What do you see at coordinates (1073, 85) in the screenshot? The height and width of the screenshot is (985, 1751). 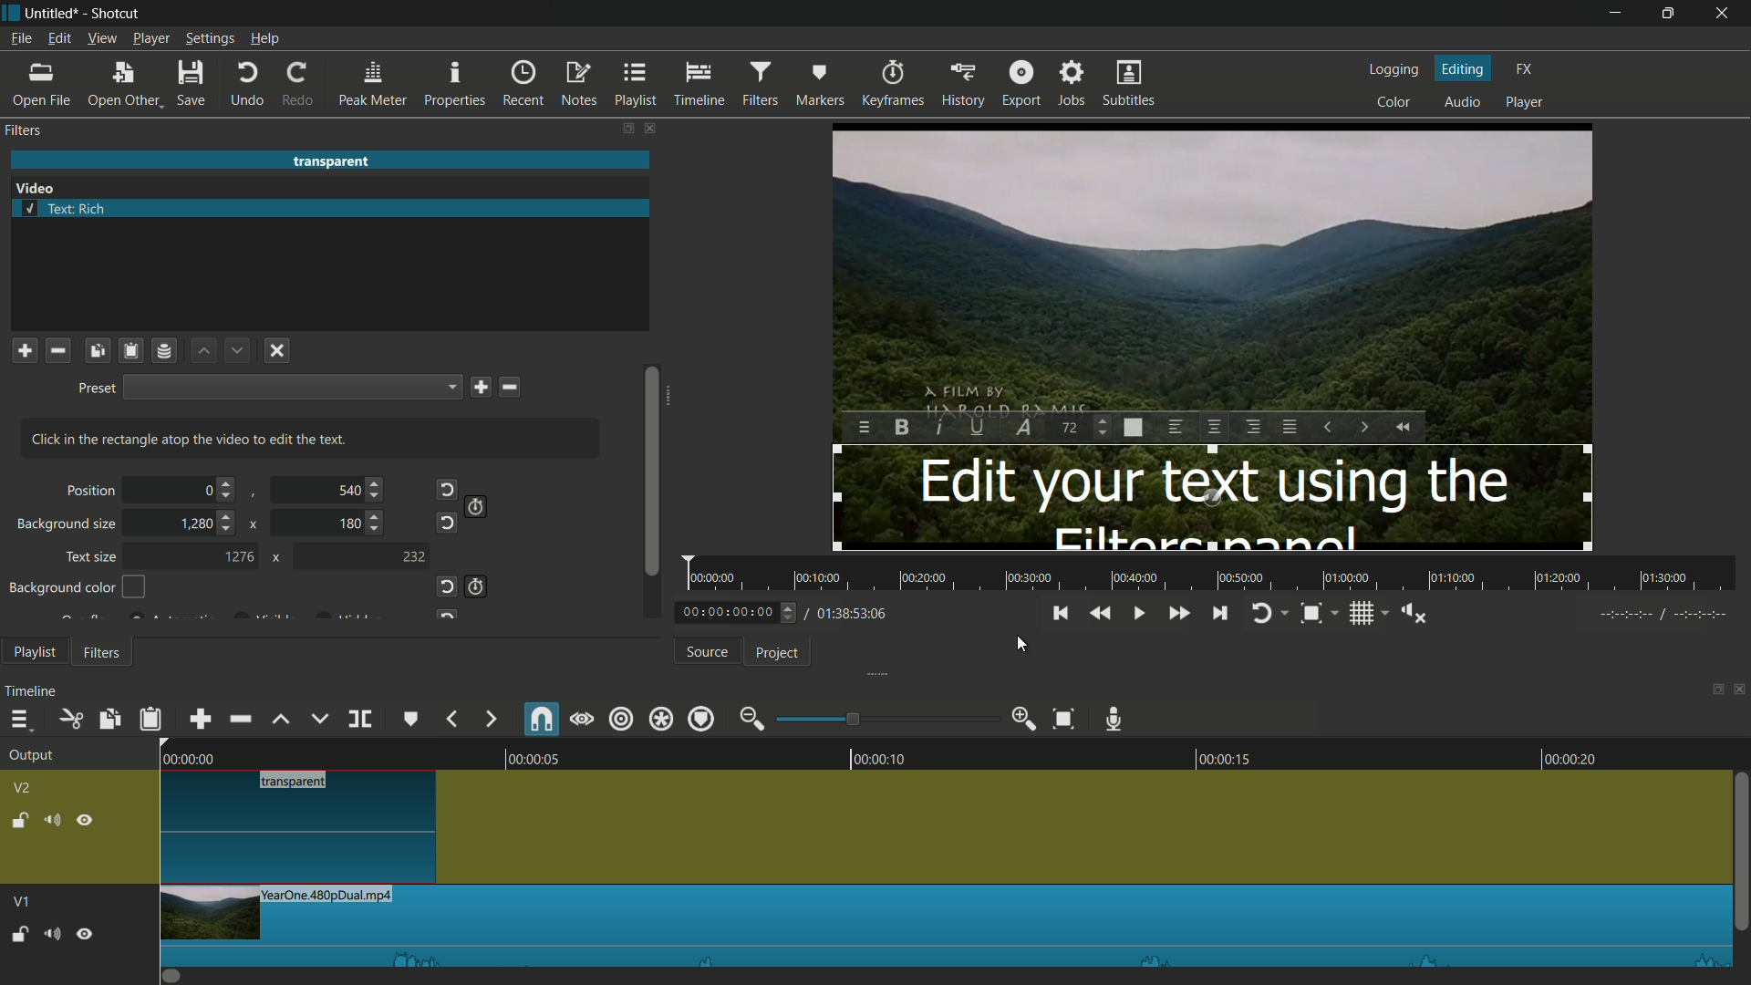 I see `jobs` at bounding box center [1073, 85].